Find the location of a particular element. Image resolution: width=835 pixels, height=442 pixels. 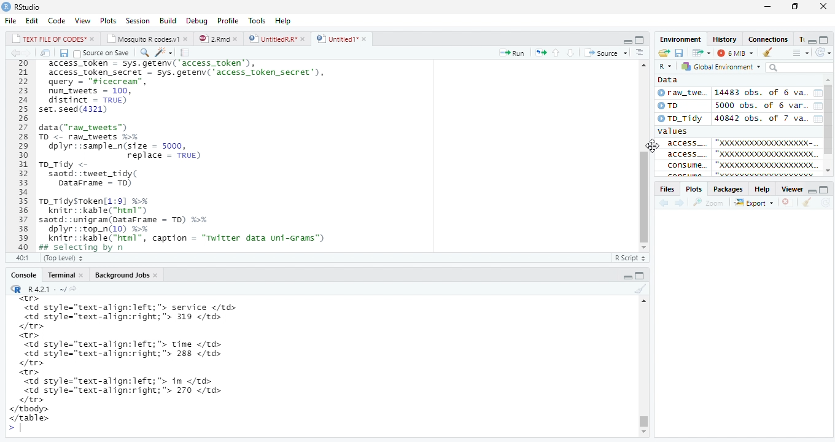

clear console is located at coordinates (638, 289).